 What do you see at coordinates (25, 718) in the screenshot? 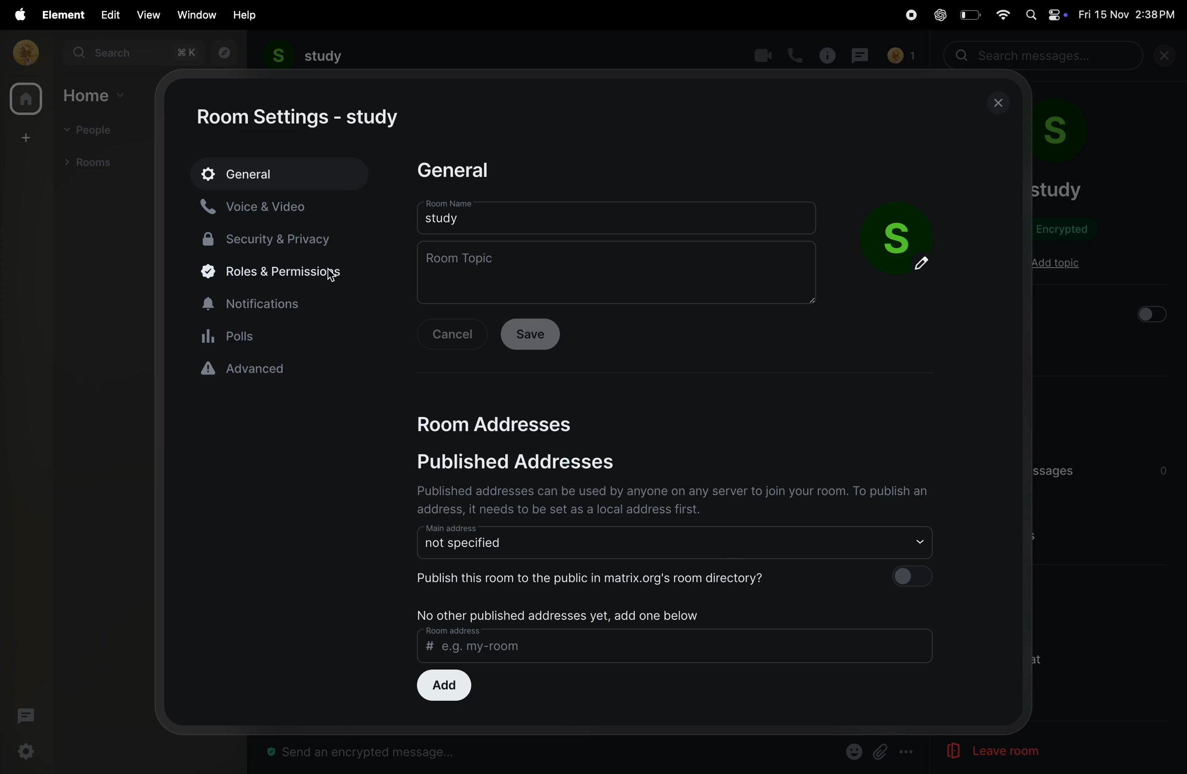
I see `threads` at bounding box center [25, 718].